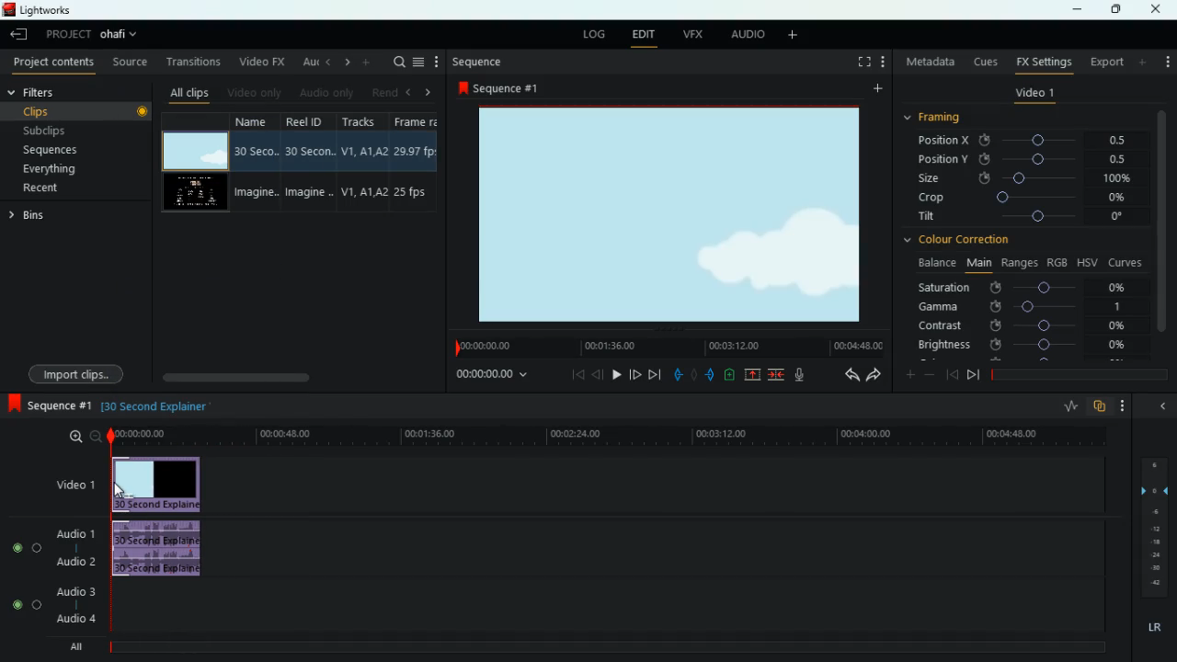 Image resolution: width=1177 pixels, height=662 pixels. Describe the element at coordinates (1106, 61) in the screenshot. I see `export` at that location.